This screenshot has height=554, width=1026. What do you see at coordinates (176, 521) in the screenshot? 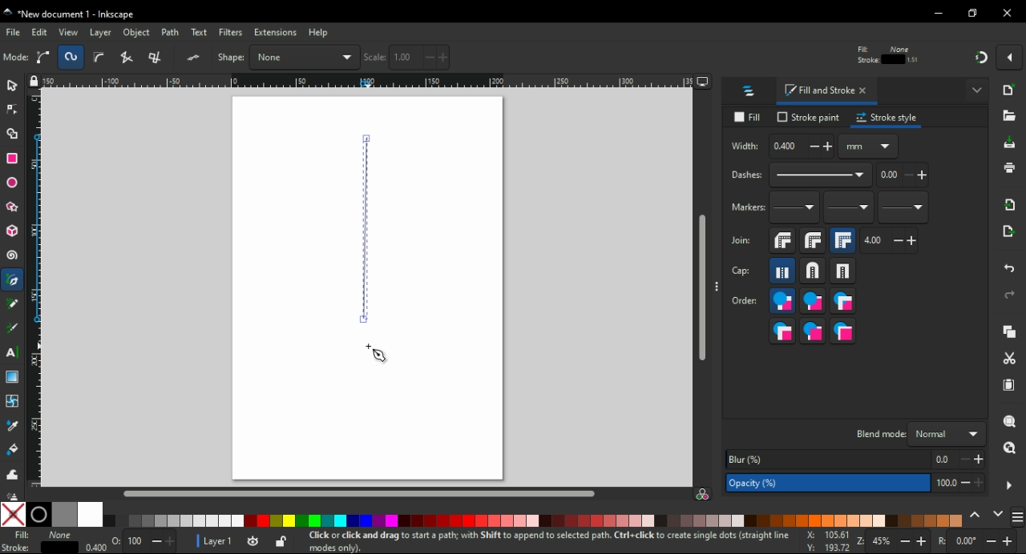
I see `color tone pallete` at bounding box center [176, 521].